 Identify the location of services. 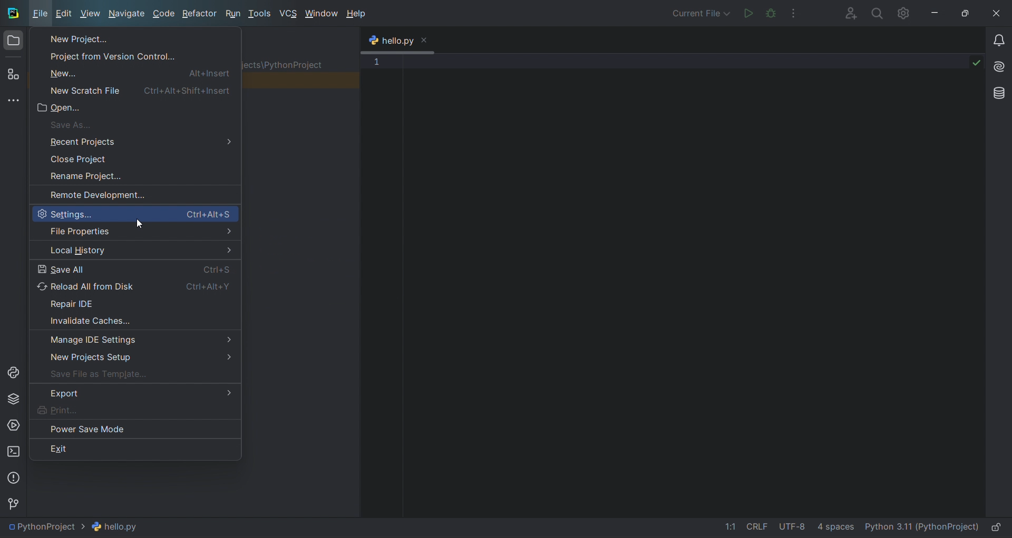
(15, 425).